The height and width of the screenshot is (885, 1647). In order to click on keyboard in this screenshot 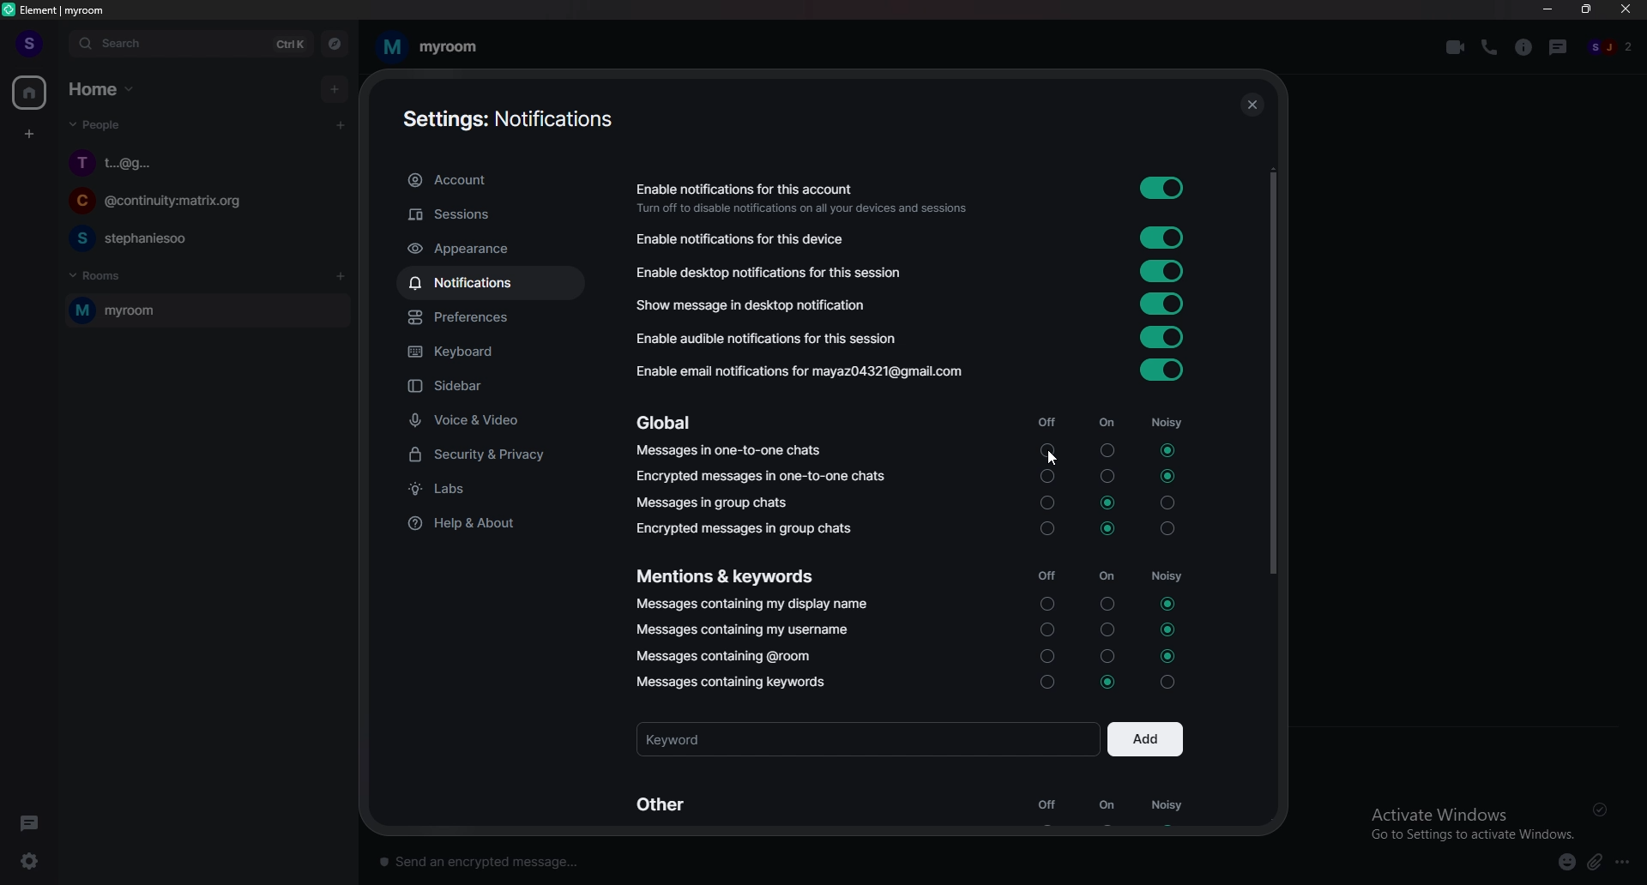, I will do `click(498, 349)`.